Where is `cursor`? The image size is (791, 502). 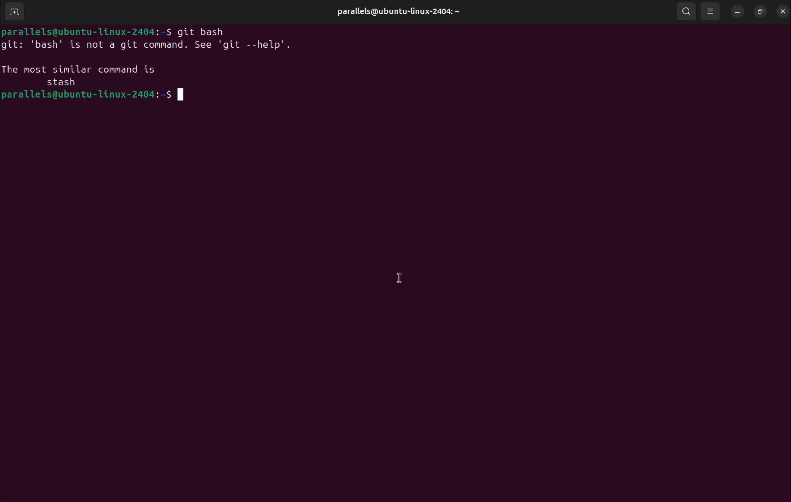 cursor is located at coordinates (401, 280).